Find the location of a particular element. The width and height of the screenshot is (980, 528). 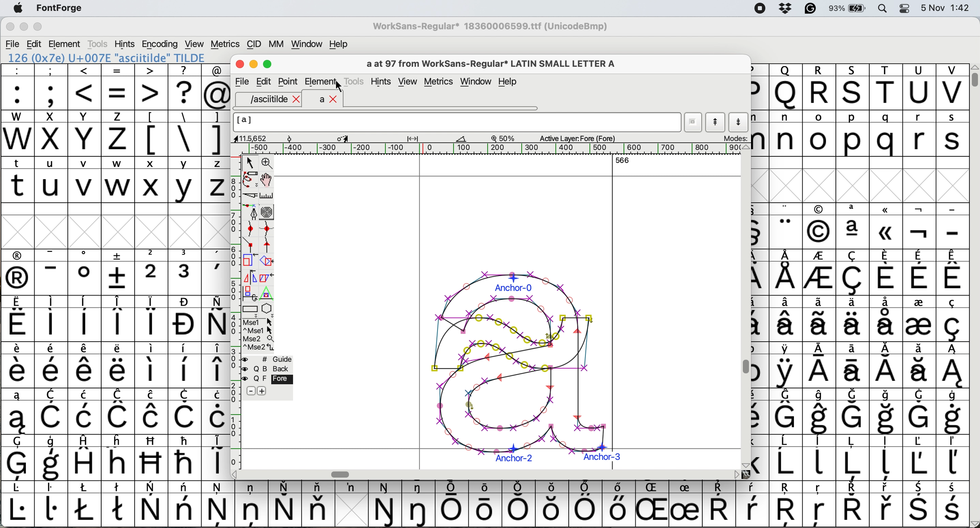

symbol is located at coordinates (119, 503).